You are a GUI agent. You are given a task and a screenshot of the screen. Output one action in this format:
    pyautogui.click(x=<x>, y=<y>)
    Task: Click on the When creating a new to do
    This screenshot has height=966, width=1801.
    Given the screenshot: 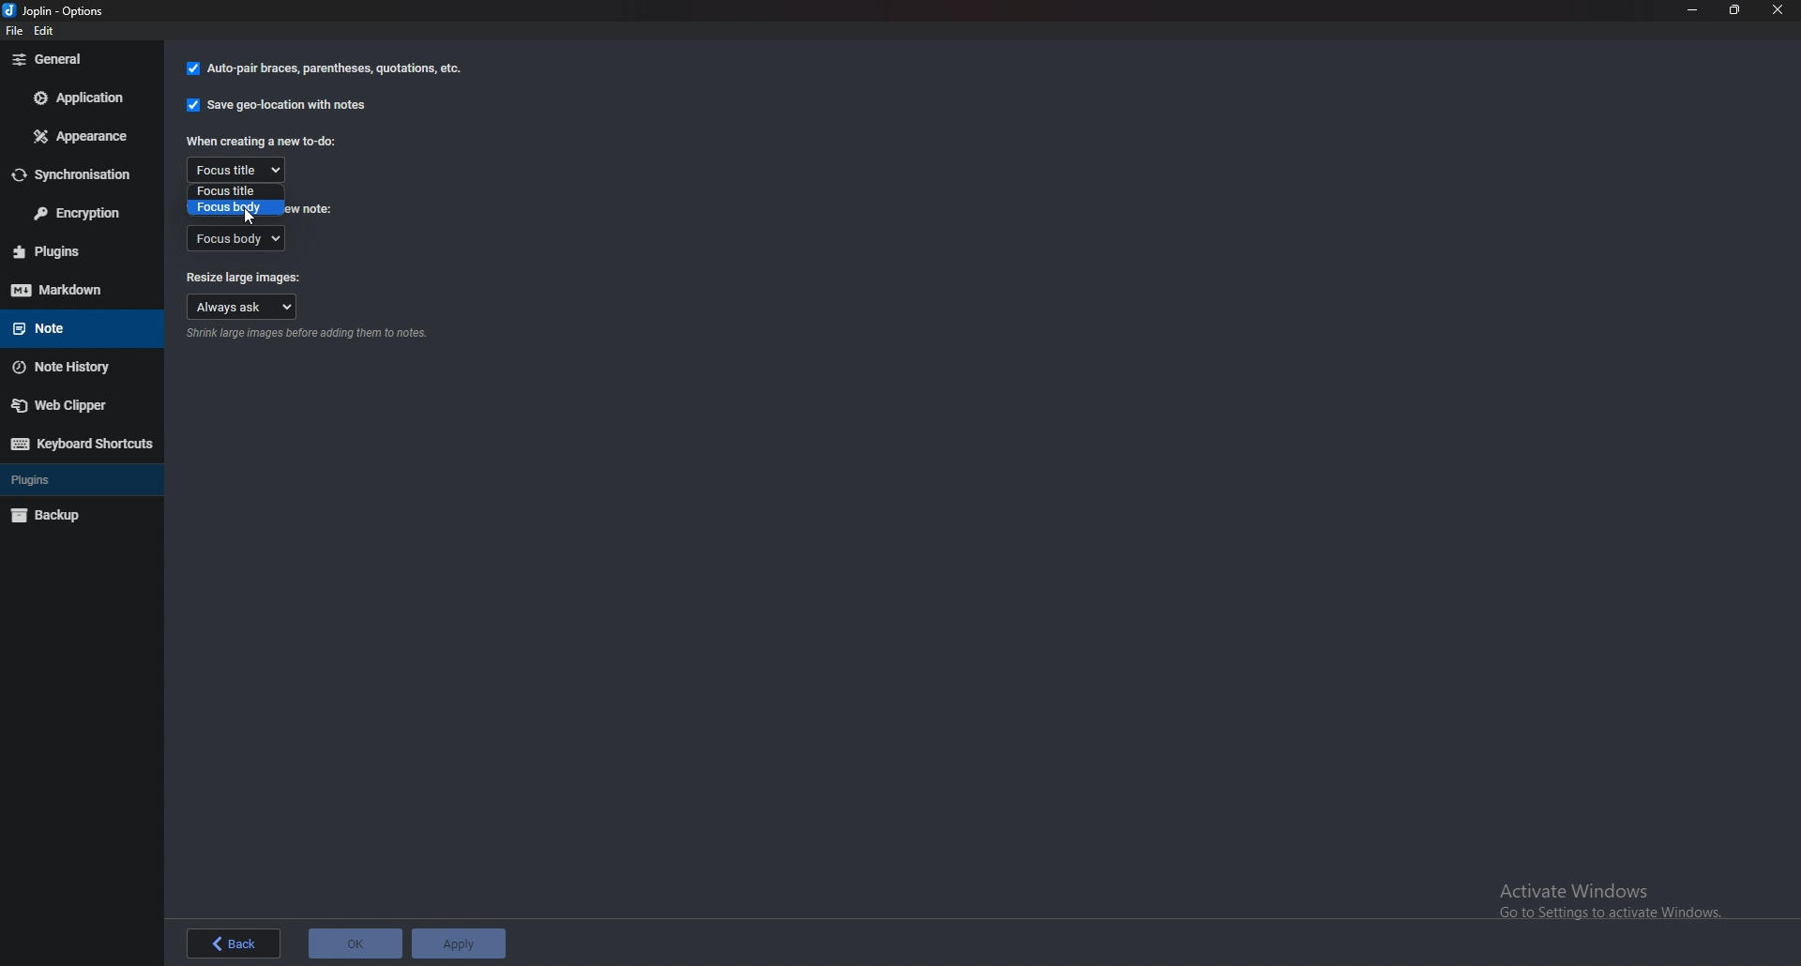 What is the action you would take?
    pyautogui.click(x=265, y=141)
    